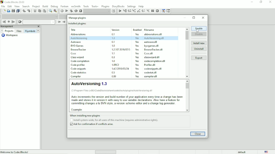  I want to click on plugin, so click(76, 41).